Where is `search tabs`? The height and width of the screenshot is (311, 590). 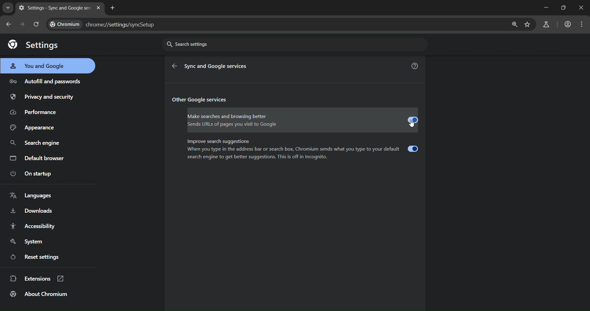 search tabs is located at coordinates (8, 8).